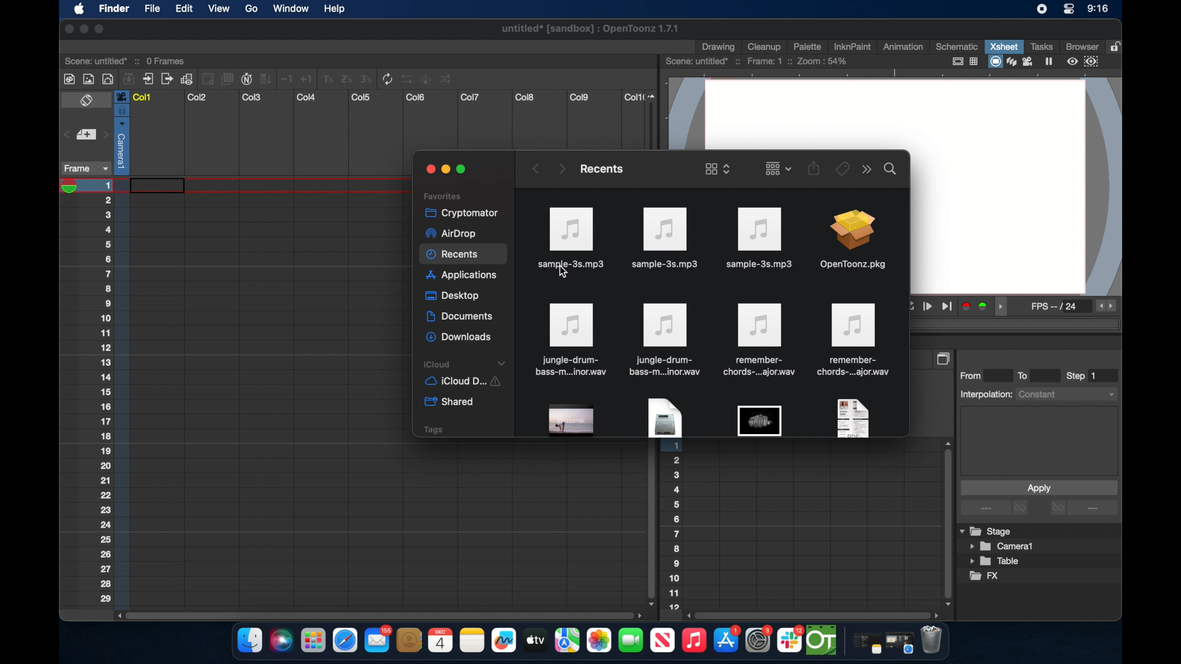 Image resolution: width=1181 pixels, height=664 pixels. What do you see at coordinates (432, 429) in the screenshot?
I see `tags` at bounding box center [432, 429].